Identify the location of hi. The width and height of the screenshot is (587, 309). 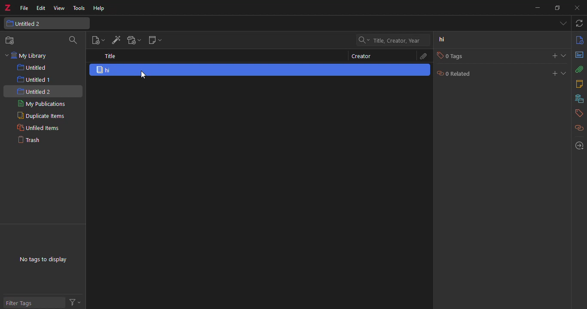
(442, 40).